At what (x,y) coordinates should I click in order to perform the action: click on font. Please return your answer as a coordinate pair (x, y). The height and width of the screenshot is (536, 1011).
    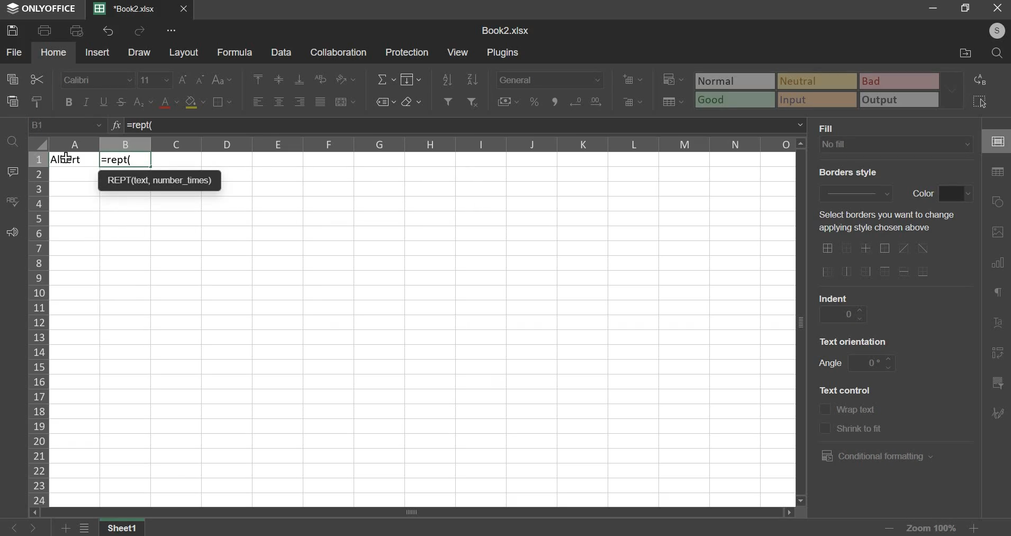
    Looking at the image, I should click on (98, 80).